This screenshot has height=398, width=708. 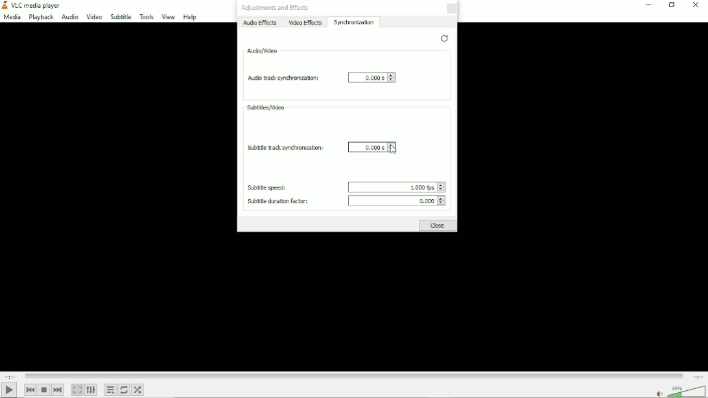 I want to click on restore, so click(x=443, y=38).